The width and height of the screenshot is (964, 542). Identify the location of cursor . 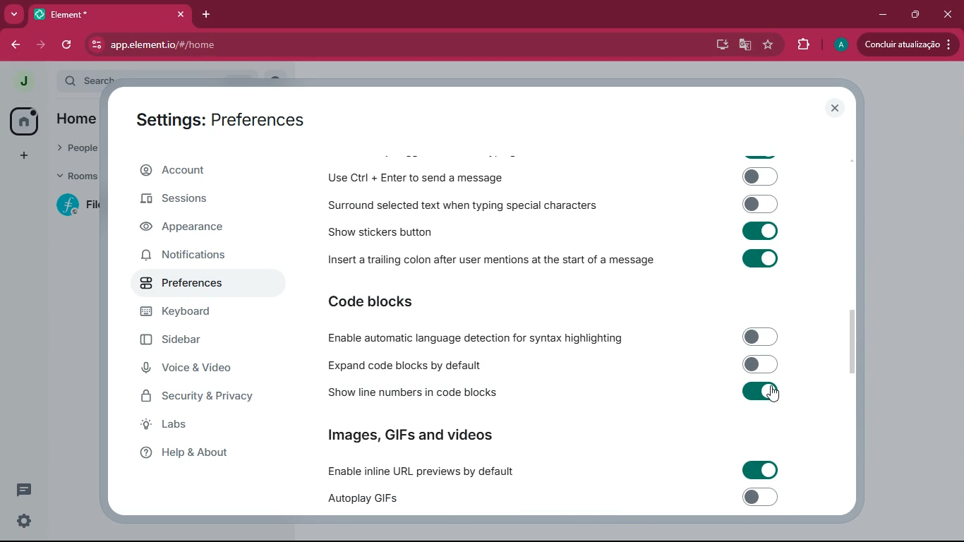
(776, 395).